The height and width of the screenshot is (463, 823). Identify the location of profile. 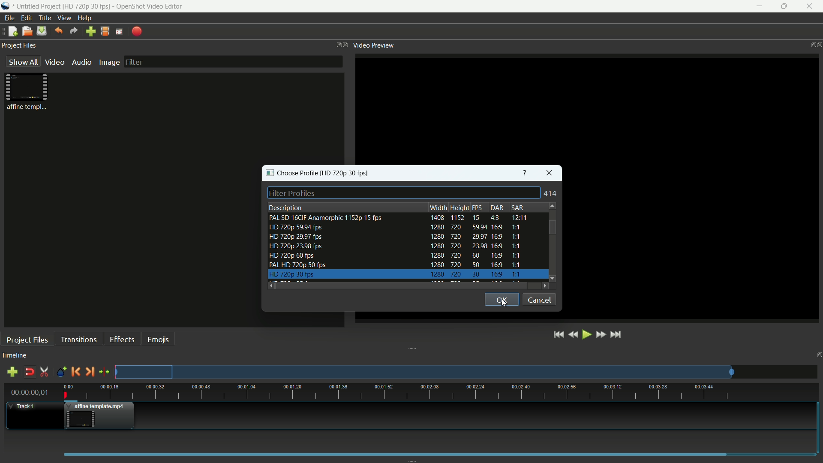
(346, 174).